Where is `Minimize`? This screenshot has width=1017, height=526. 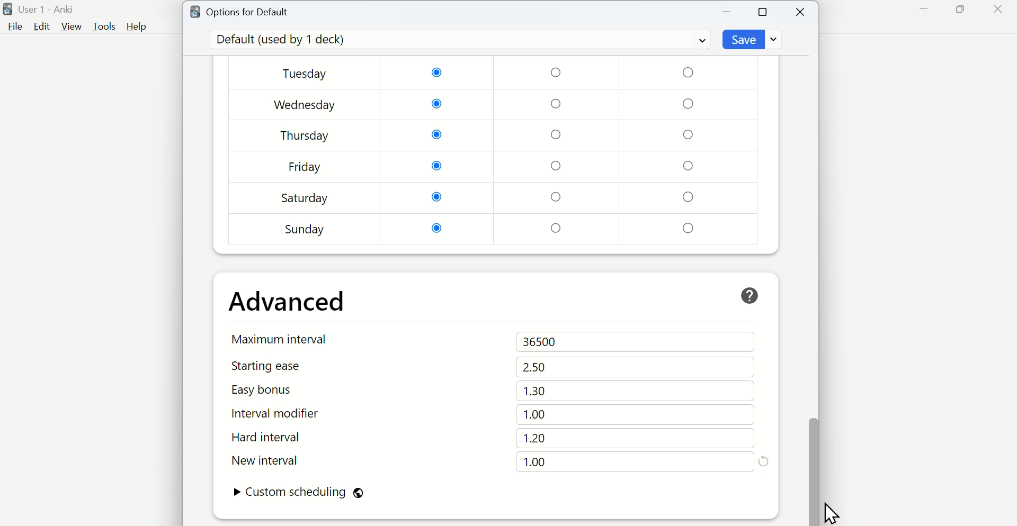
Minimize is located at coordinates (727, 12).